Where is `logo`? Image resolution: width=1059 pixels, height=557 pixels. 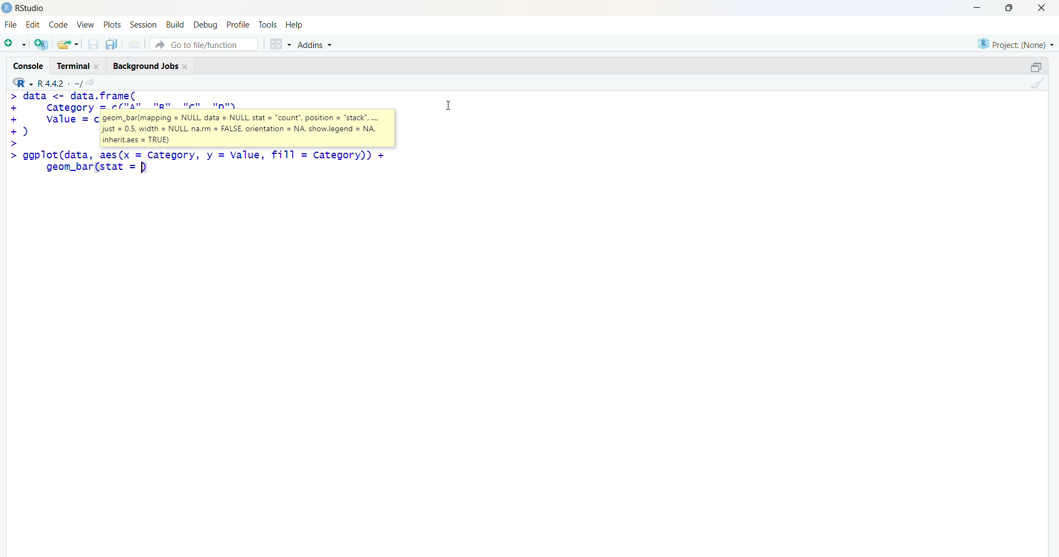
logo is located at coordinates (7, 8).